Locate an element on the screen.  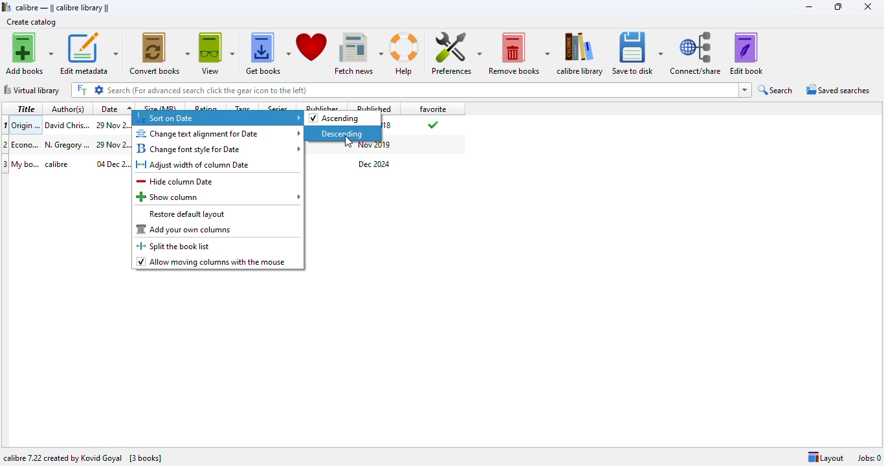
edit book is located at coordinates (746, 53).